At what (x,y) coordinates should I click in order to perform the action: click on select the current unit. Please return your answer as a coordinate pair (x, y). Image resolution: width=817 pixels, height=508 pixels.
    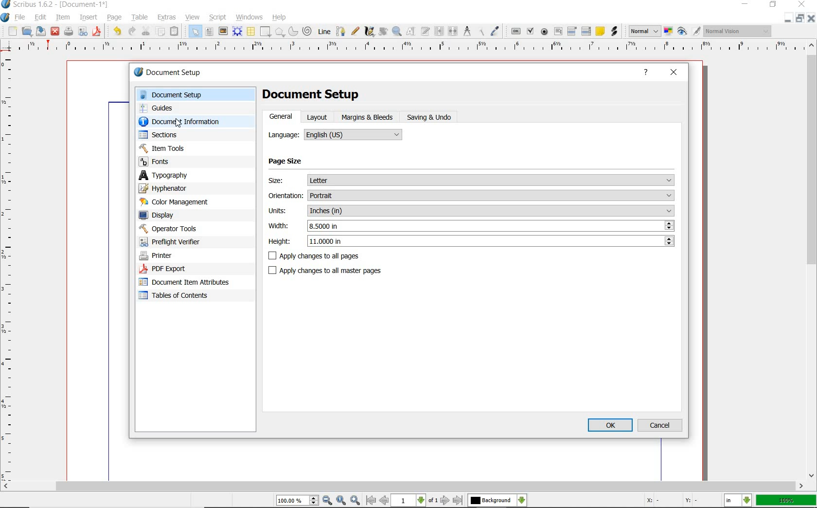
    Looking at the image, I should click on (738, 500).